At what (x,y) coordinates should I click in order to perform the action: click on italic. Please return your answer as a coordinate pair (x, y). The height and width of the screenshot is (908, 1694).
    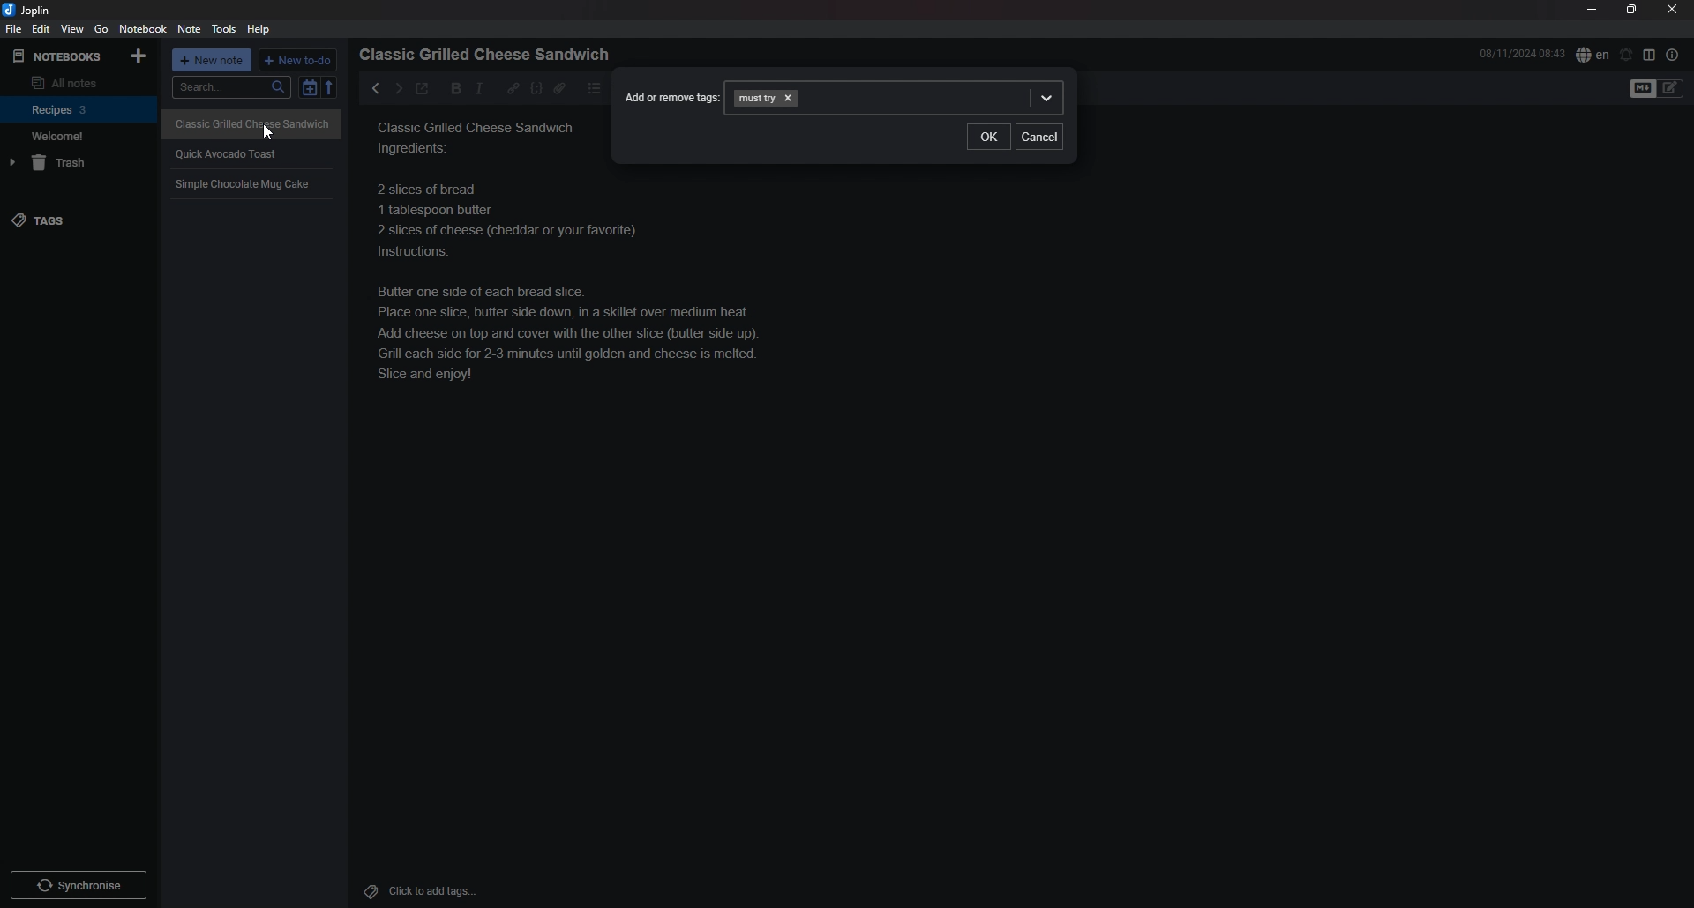
    Looking at the image, I should click on (479, 88).